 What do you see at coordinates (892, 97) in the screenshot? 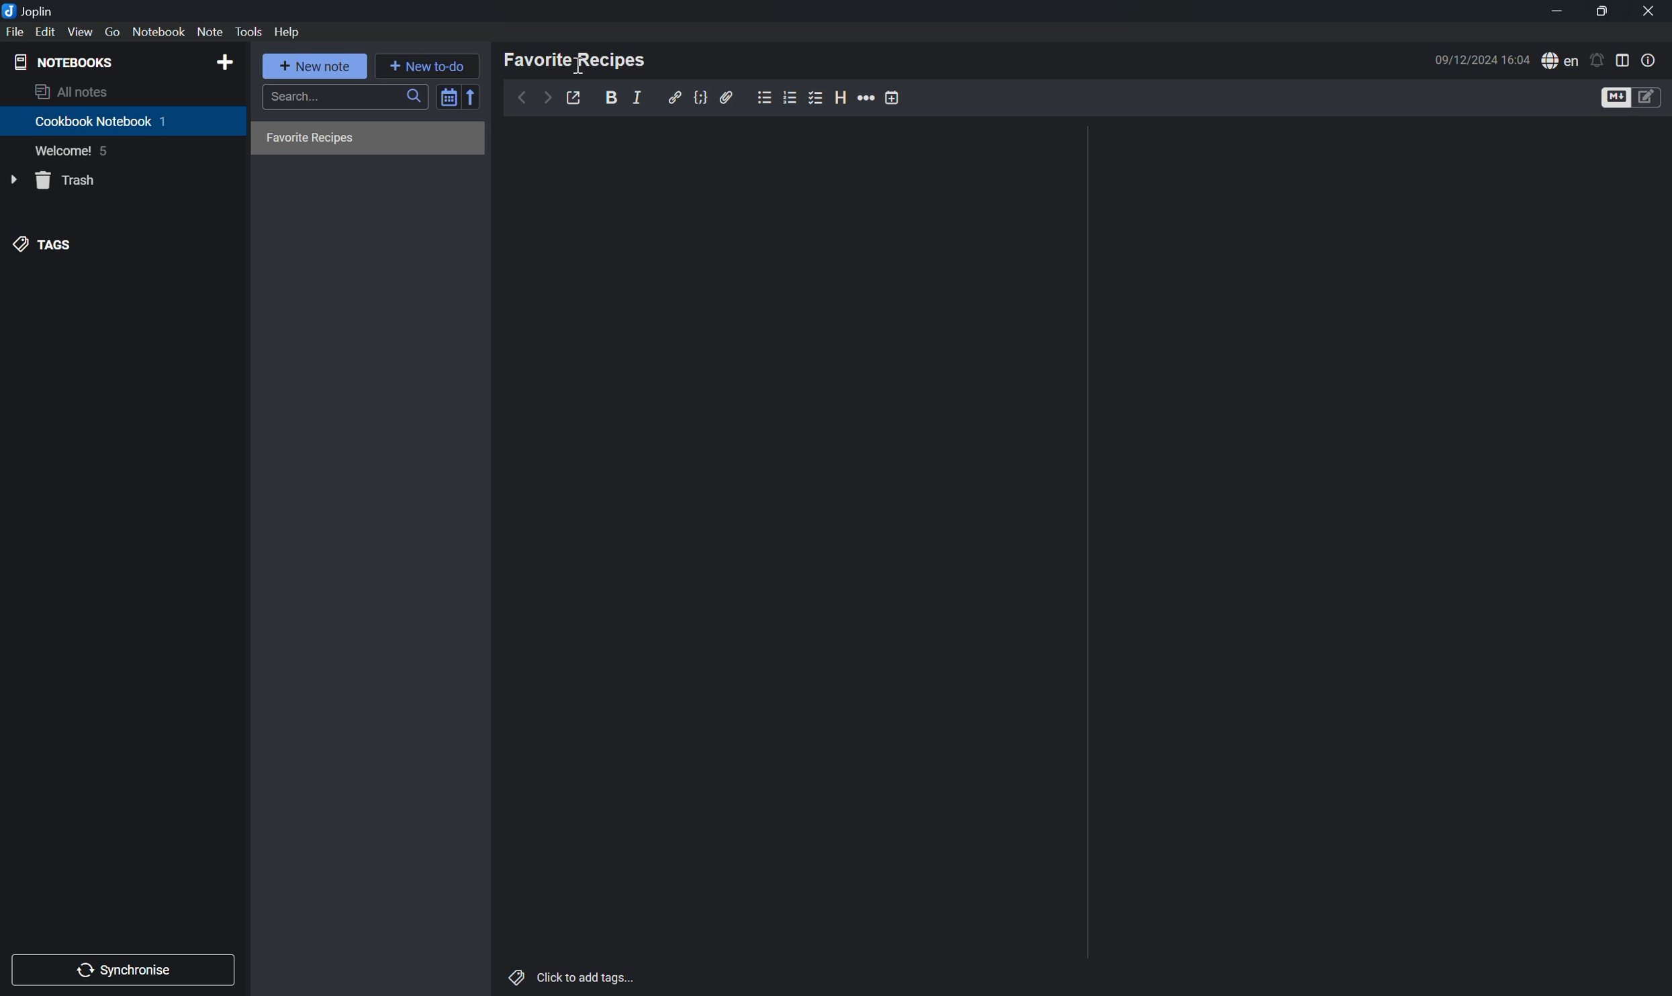
I see `Insert time` at bounding box center [892, 97].